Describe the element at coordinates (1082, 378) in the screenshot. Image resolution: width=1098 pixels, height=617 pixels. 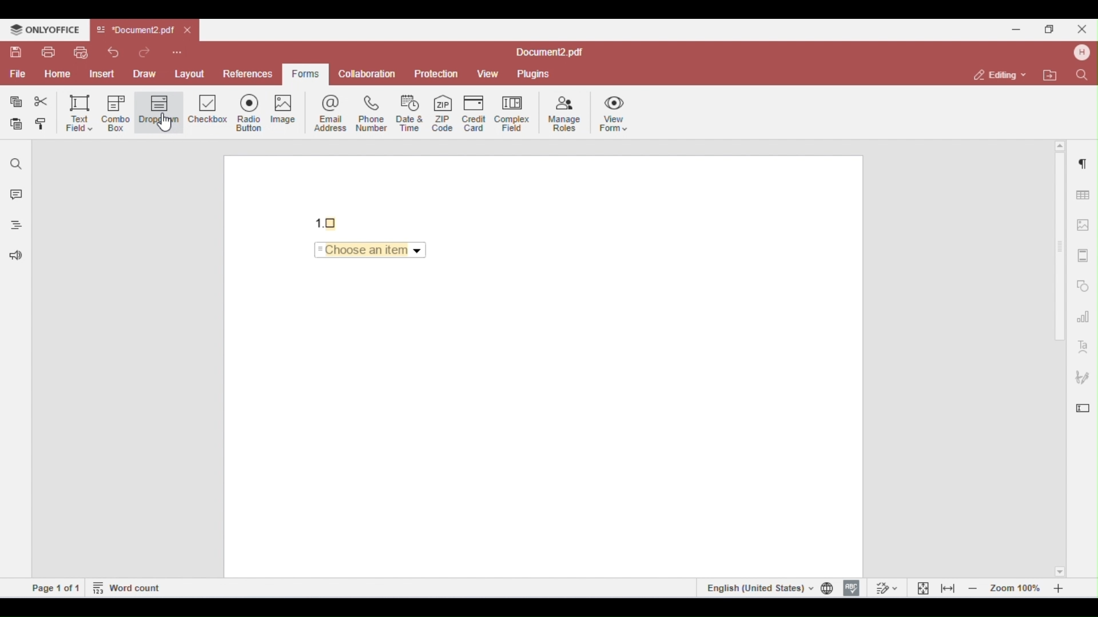
I see `signature settings` at that location.